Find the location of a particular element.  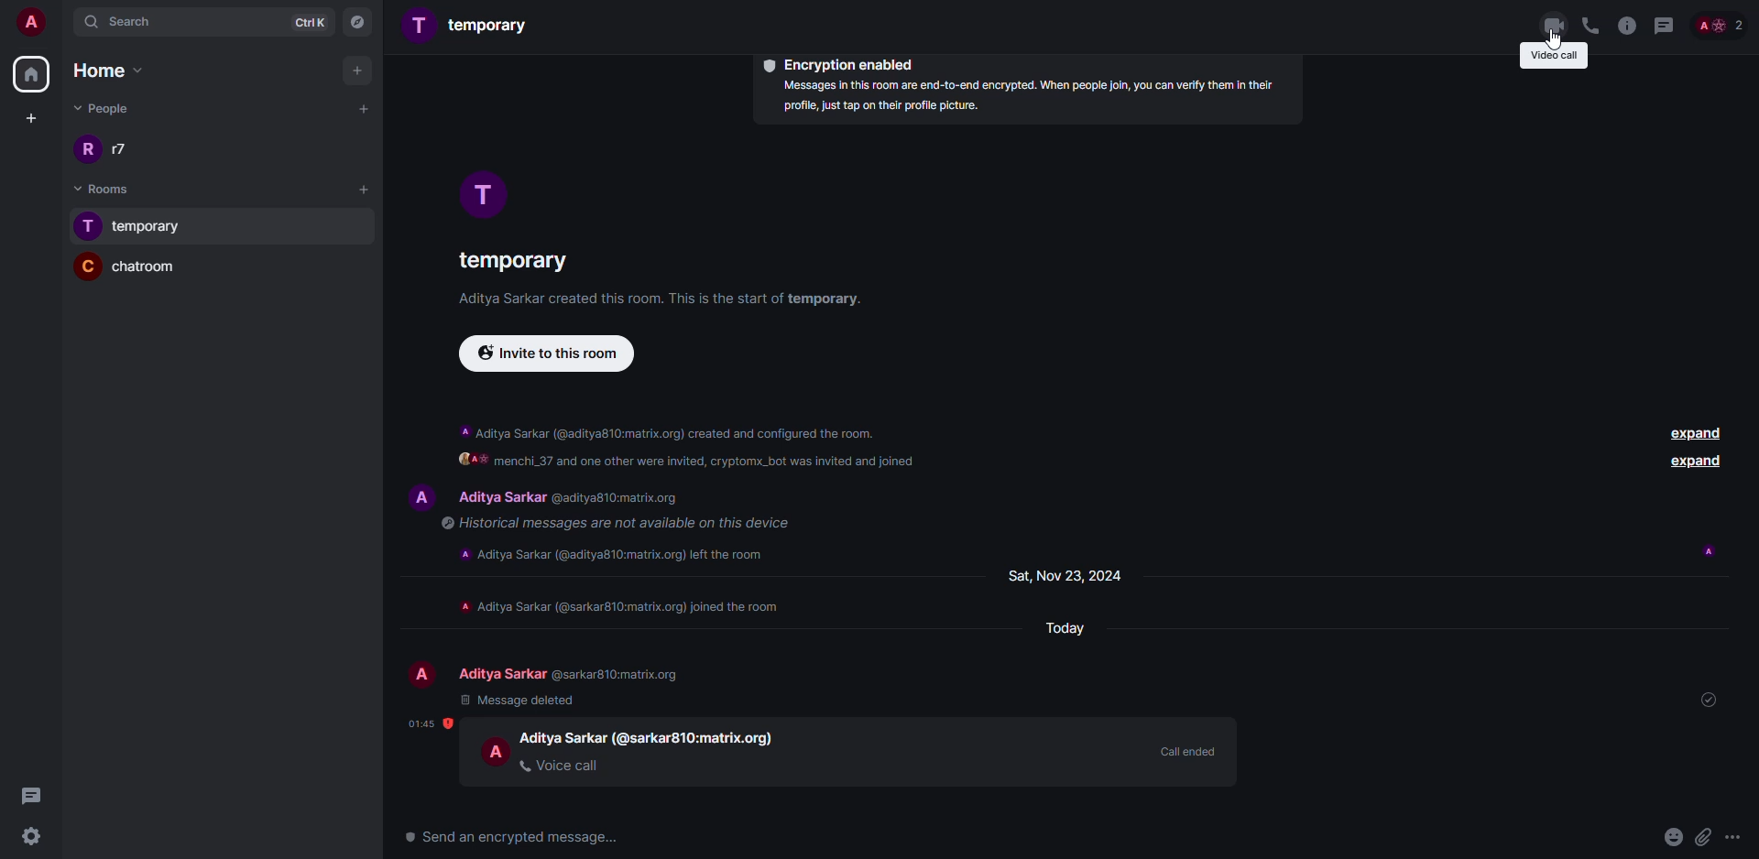

create space is located at coordinates (27, 118).